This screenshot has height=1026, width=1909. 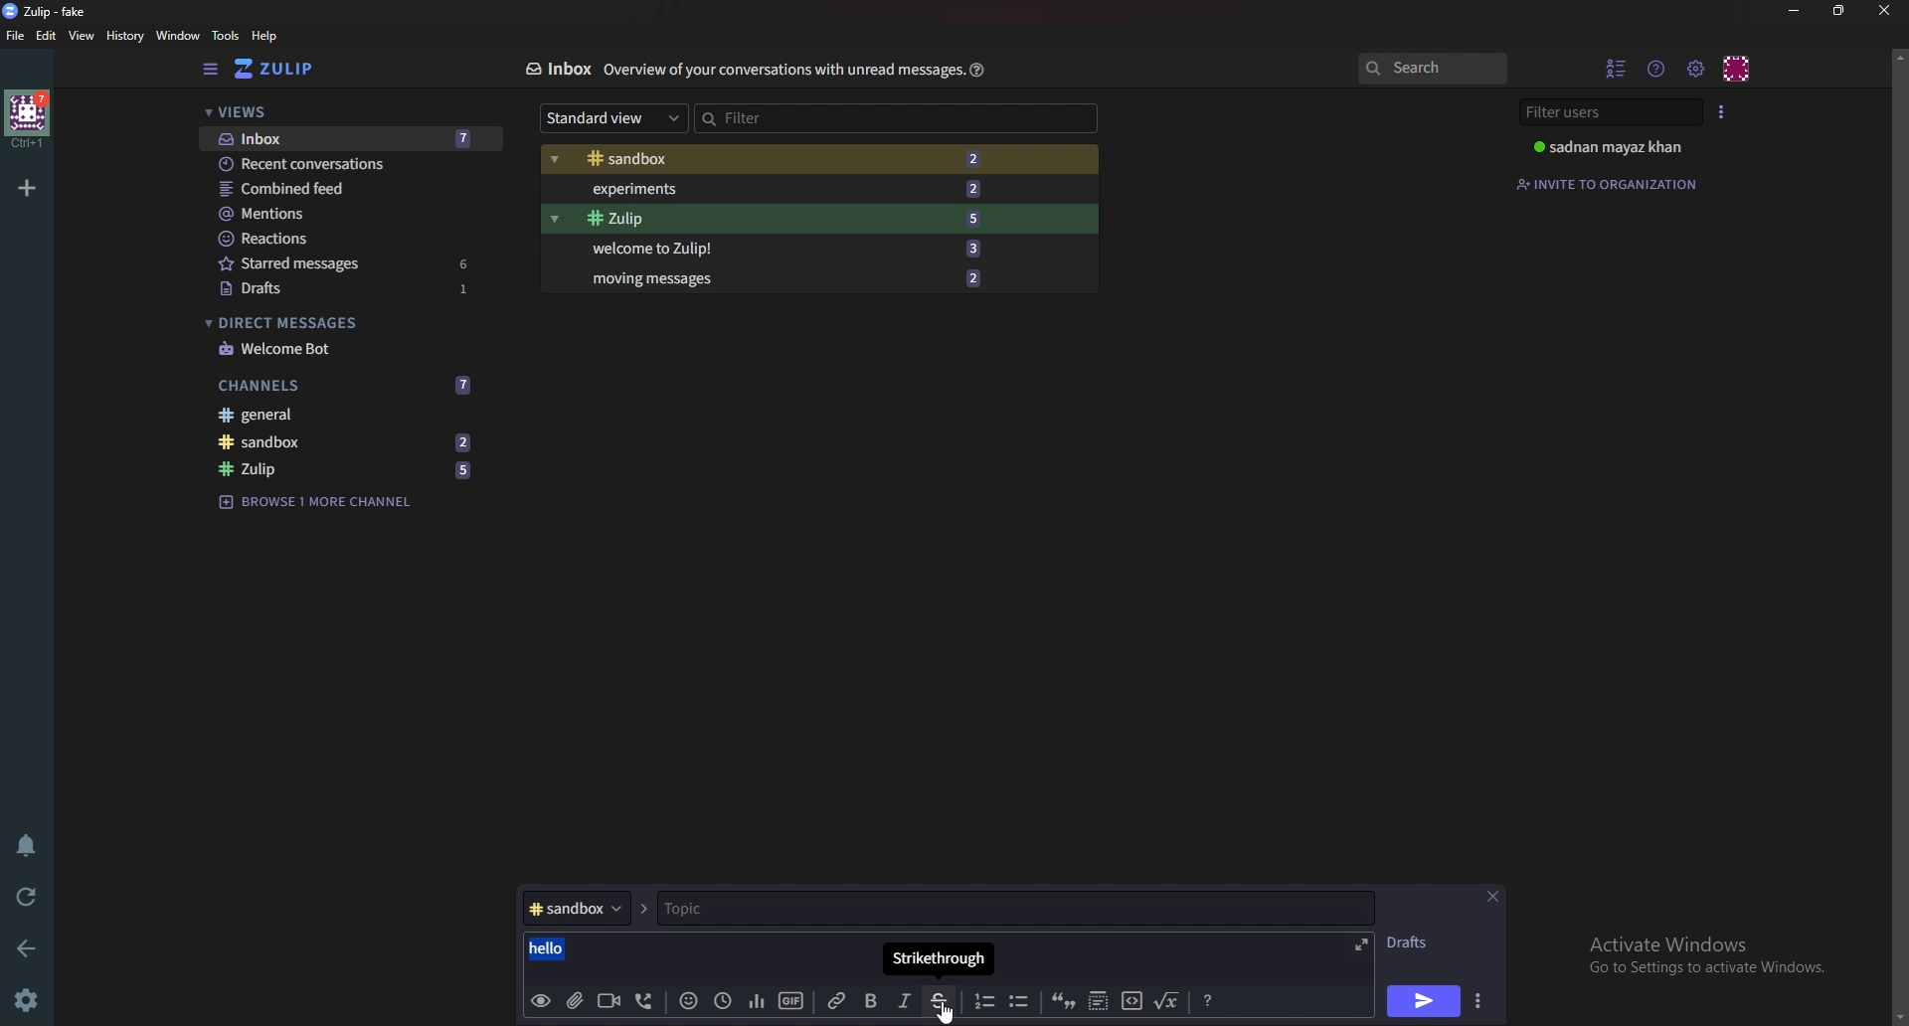 I want to click on voice call, so click(x=646, y=998).